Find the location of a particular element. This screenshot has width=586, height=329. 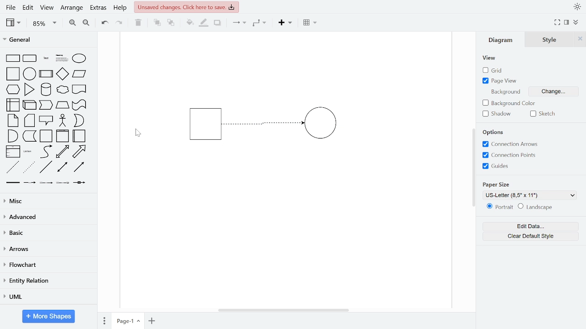

style is located at coordinates (548, 40).